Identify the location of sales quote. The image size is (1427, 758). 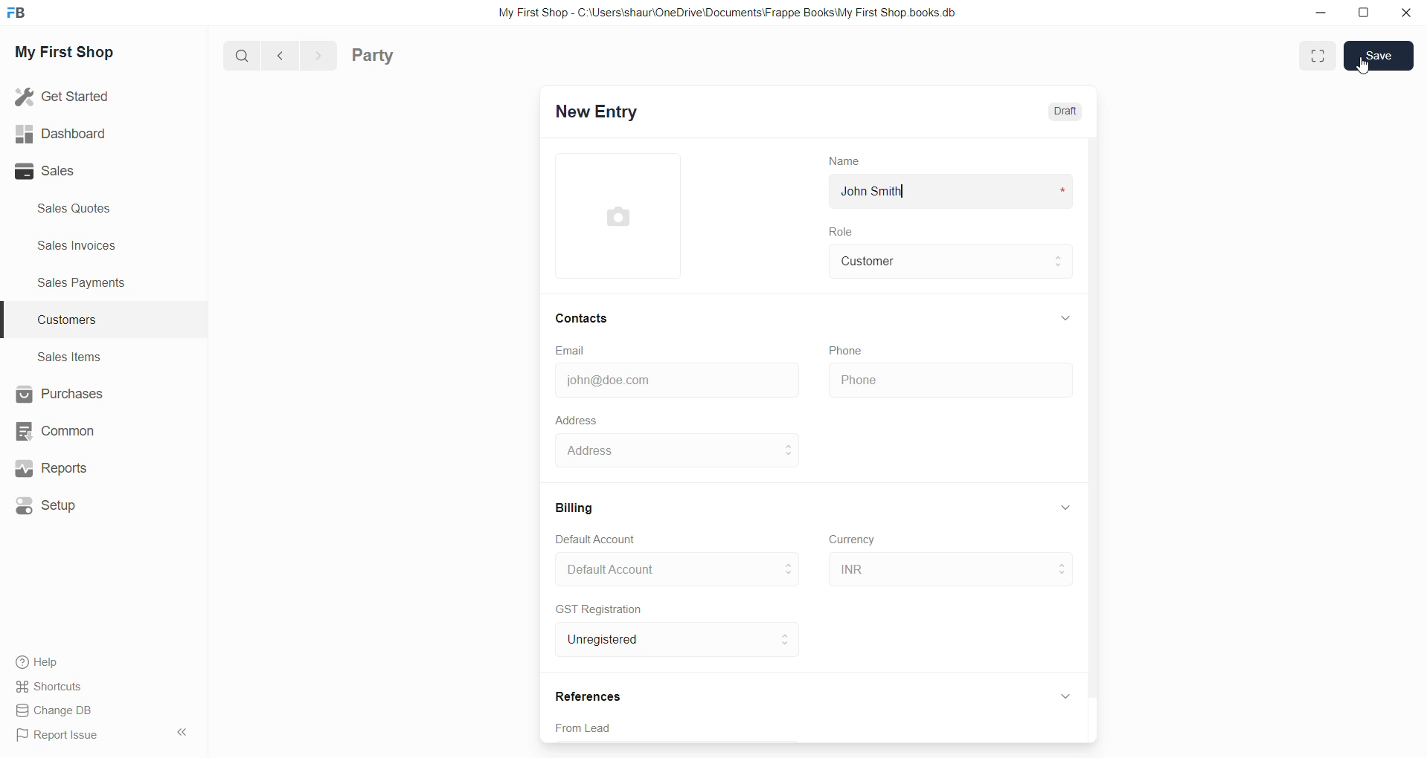
(83, 208).